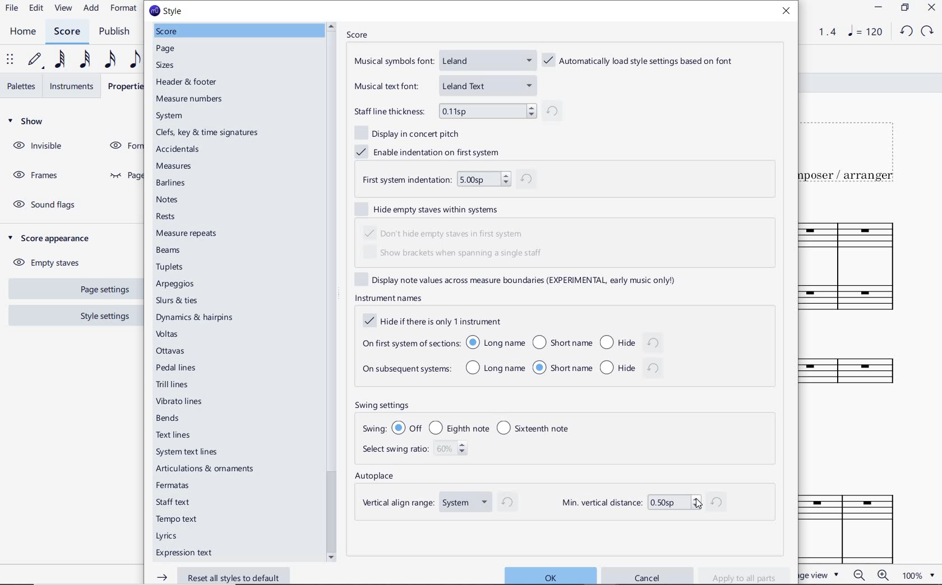 The image size is (942, 585). I want to click on tuplets, so click(170, 268).